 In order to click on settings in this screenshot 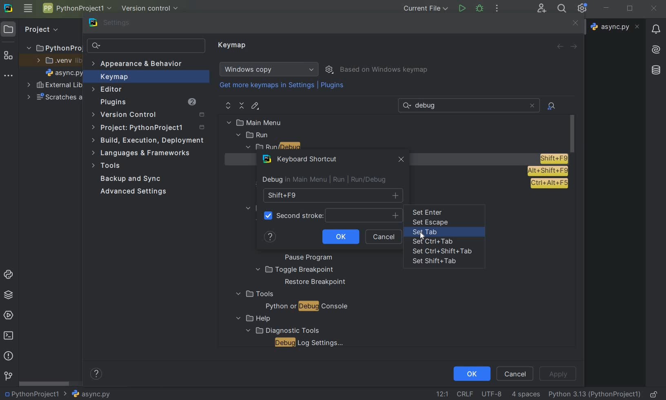, I will do `click(115, 24)`.